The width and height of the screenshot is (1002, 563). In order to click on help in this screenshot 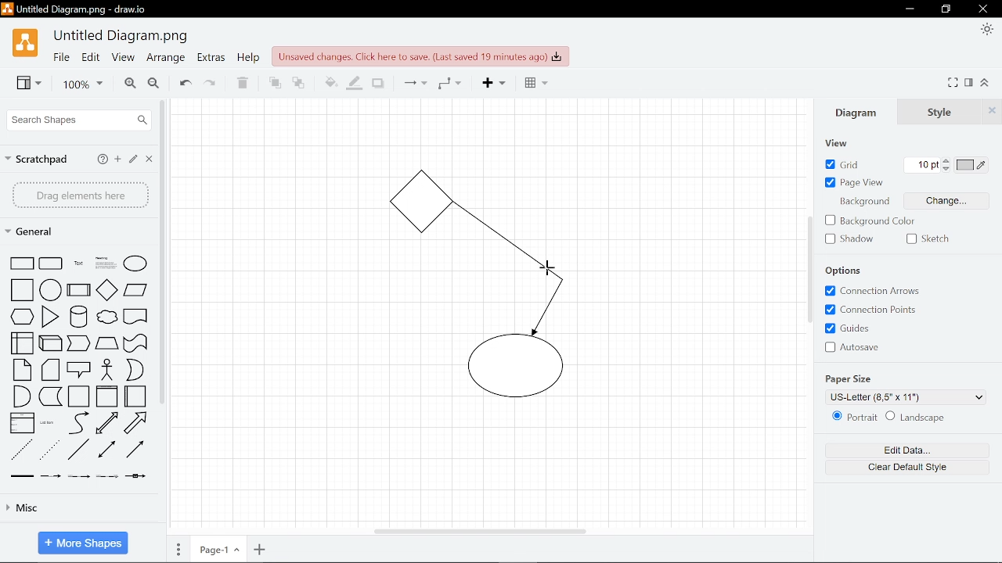, I will do `click(247, 59)`.